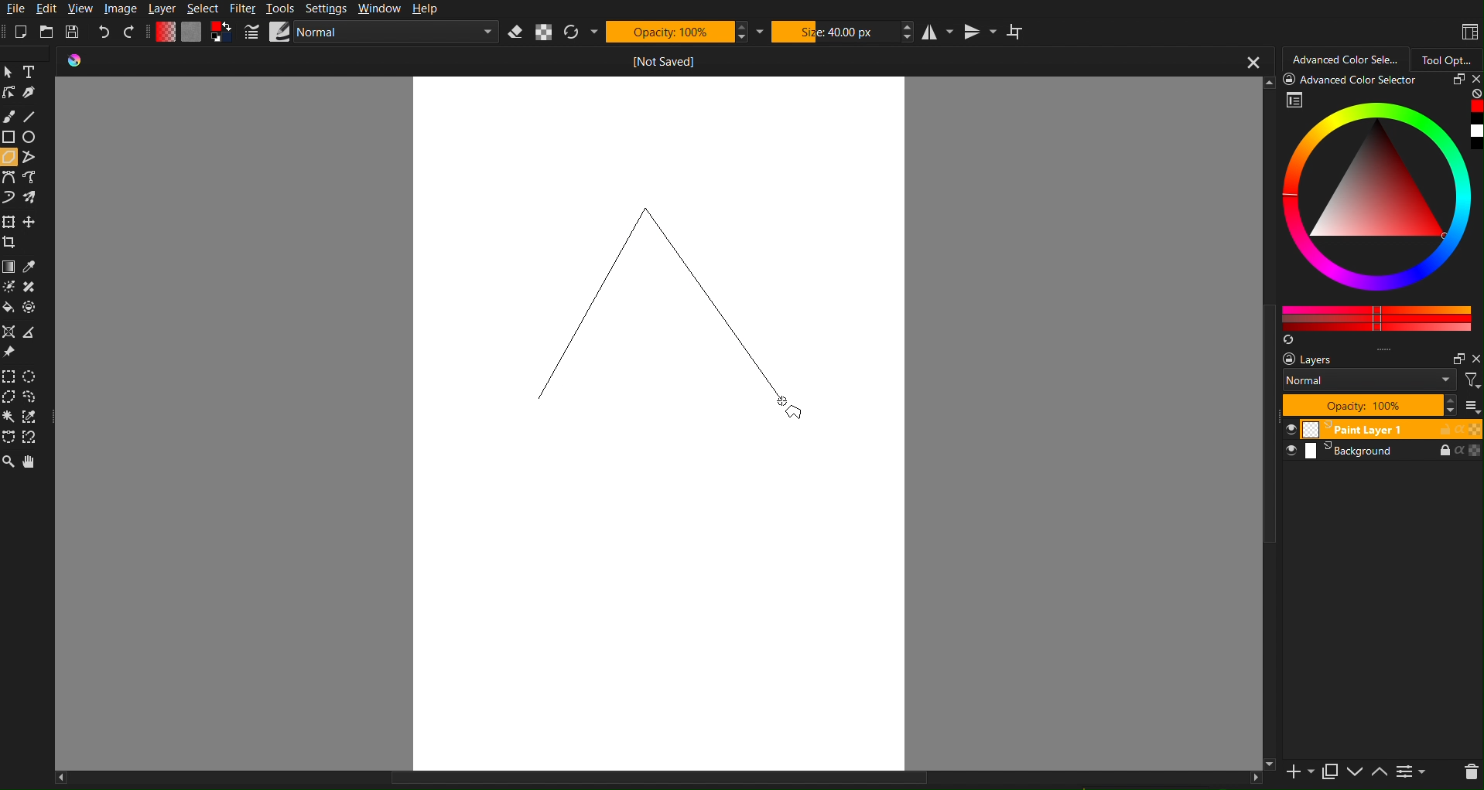 The width and height of the screenshot is (1484, 790). What do you see at coordinates (1383, 773) in the screenshot?
I see `move layer up` at bounding box center [1383, 773].